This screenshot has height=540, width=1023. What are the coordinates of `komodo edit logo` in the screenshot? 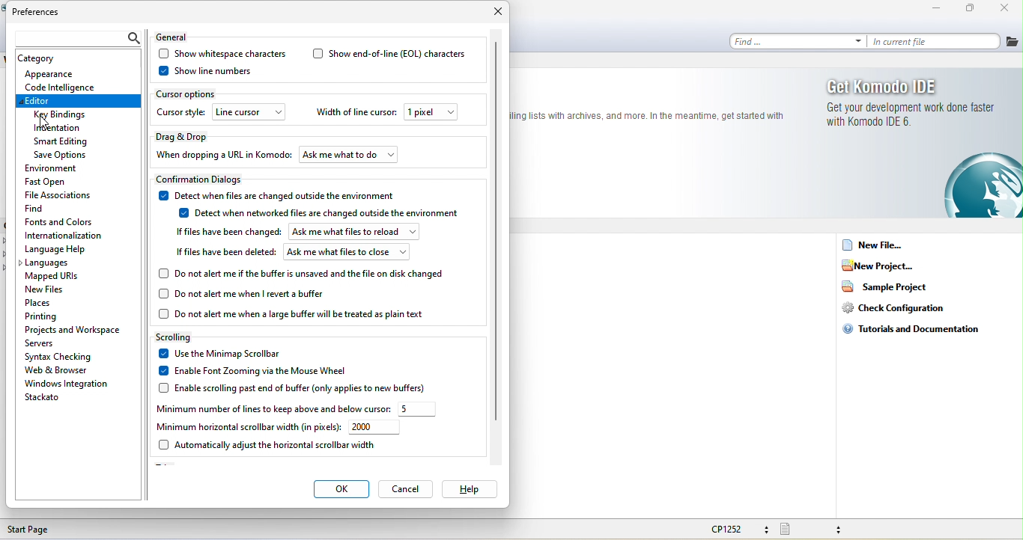 It's located at (980, 185).